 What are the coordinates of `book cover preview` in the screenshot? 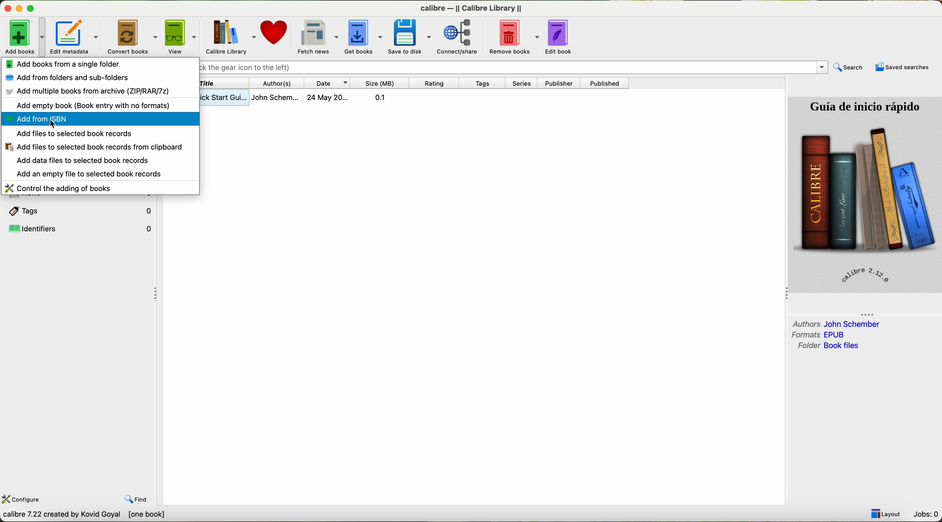 It's located at (865, 194).